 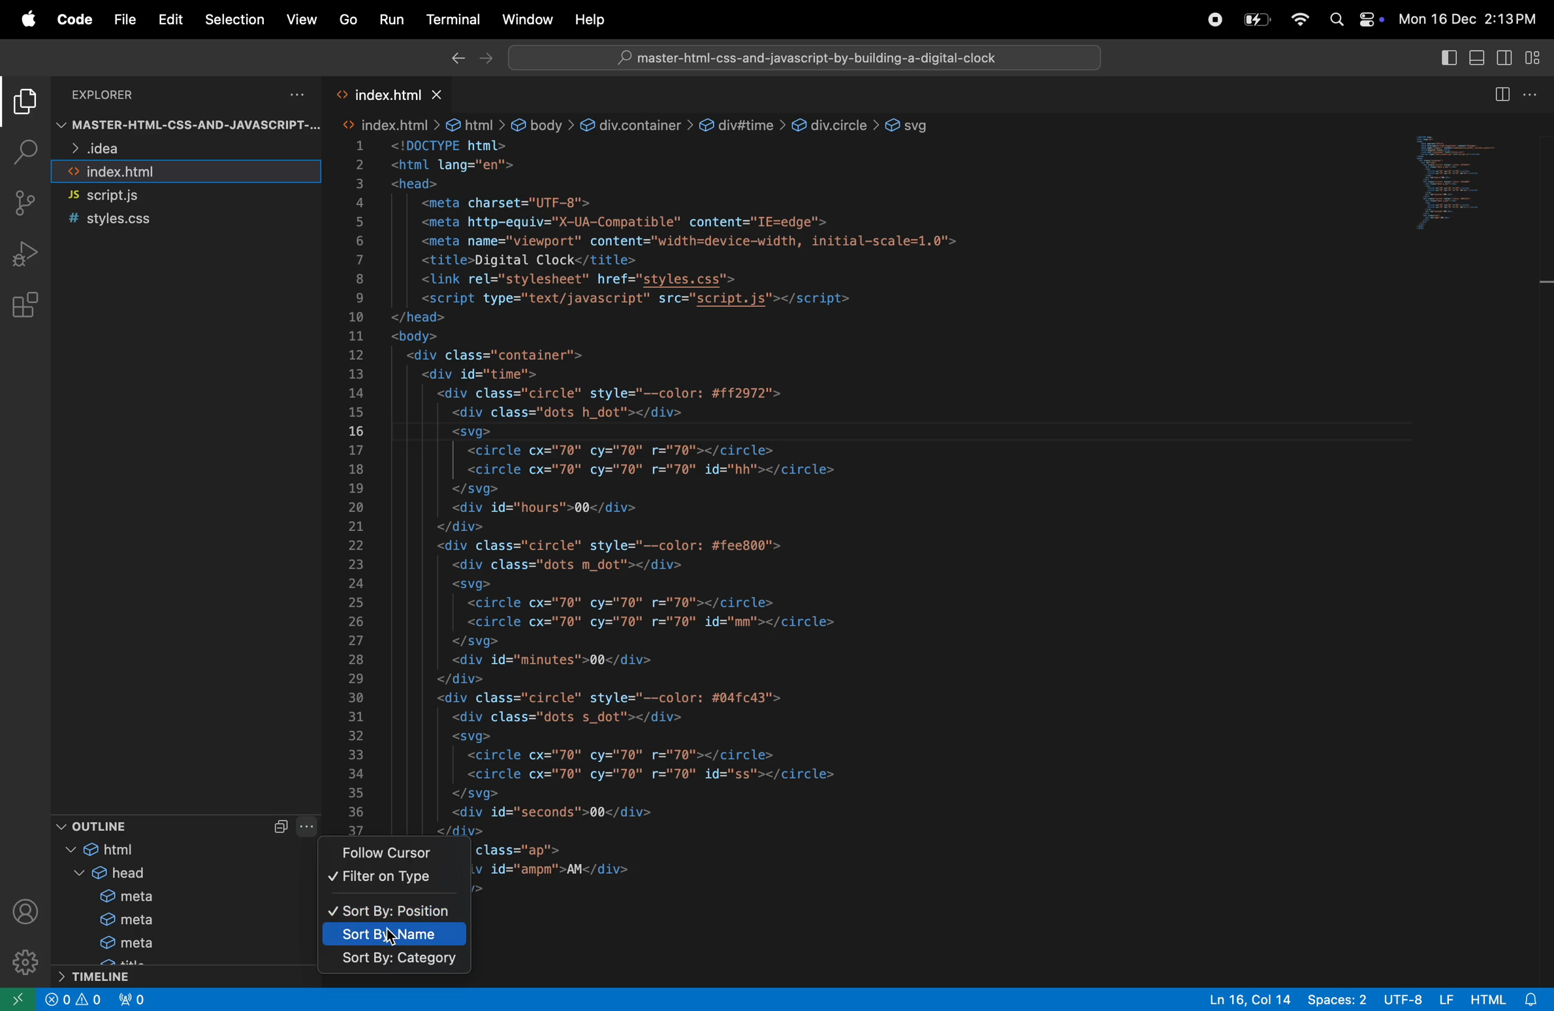 What do you see at coordinates (24, 103) in the screenshot?
I see `explorer` at bounding box center [24, 103].